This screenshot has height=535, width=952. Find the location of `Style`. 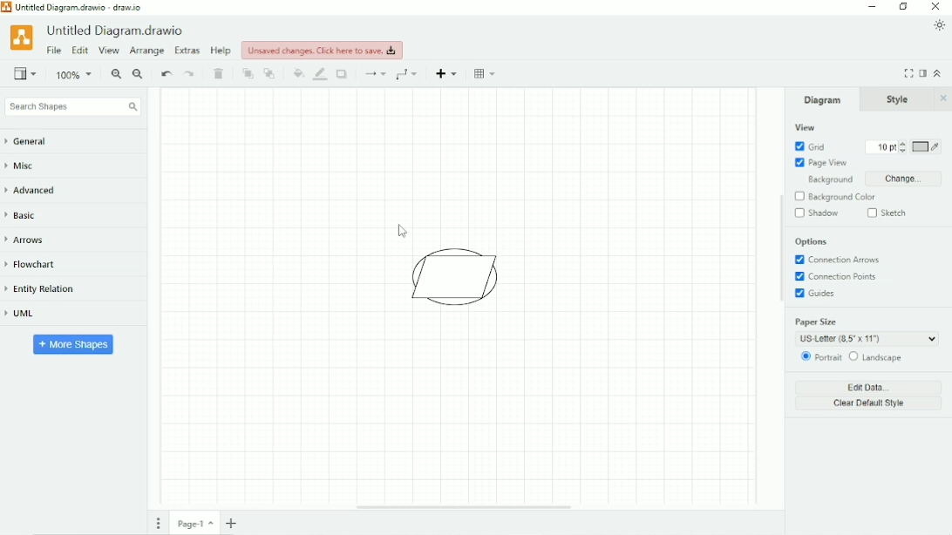

Style is located at coordinates (900, 99).